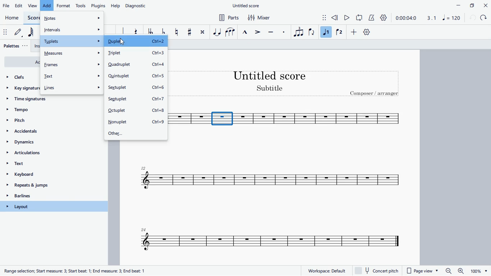  Describe the element at coordinates (190, 33) in the screenshot. I see `toggle sharp` at that location.